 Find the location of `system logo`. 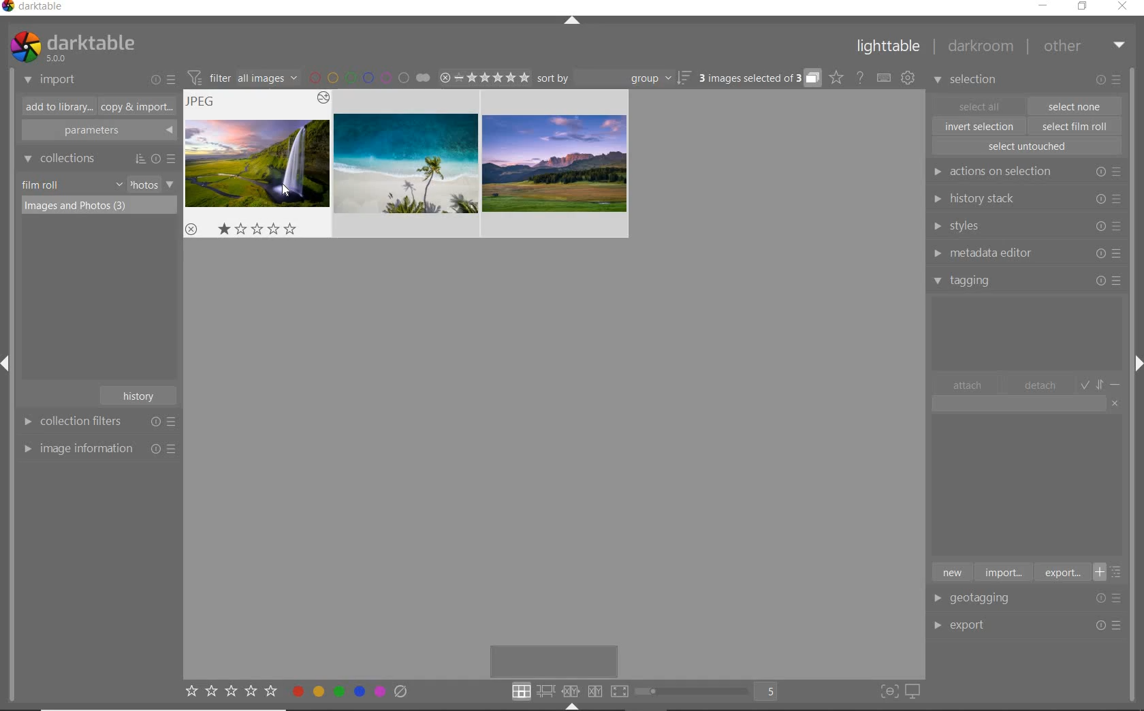

system logo is located at coordinates (71, 47).